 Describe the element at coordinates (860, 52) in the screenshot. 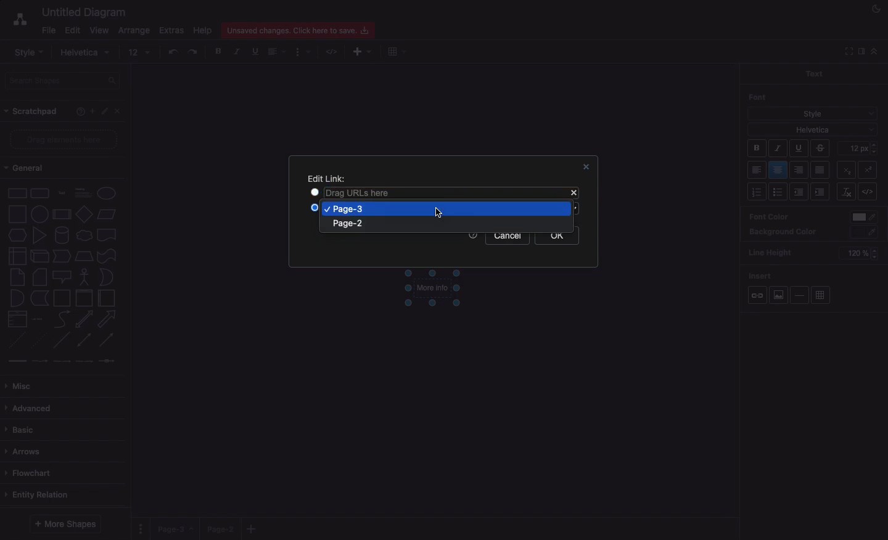

I see `Sidebar` at that location.